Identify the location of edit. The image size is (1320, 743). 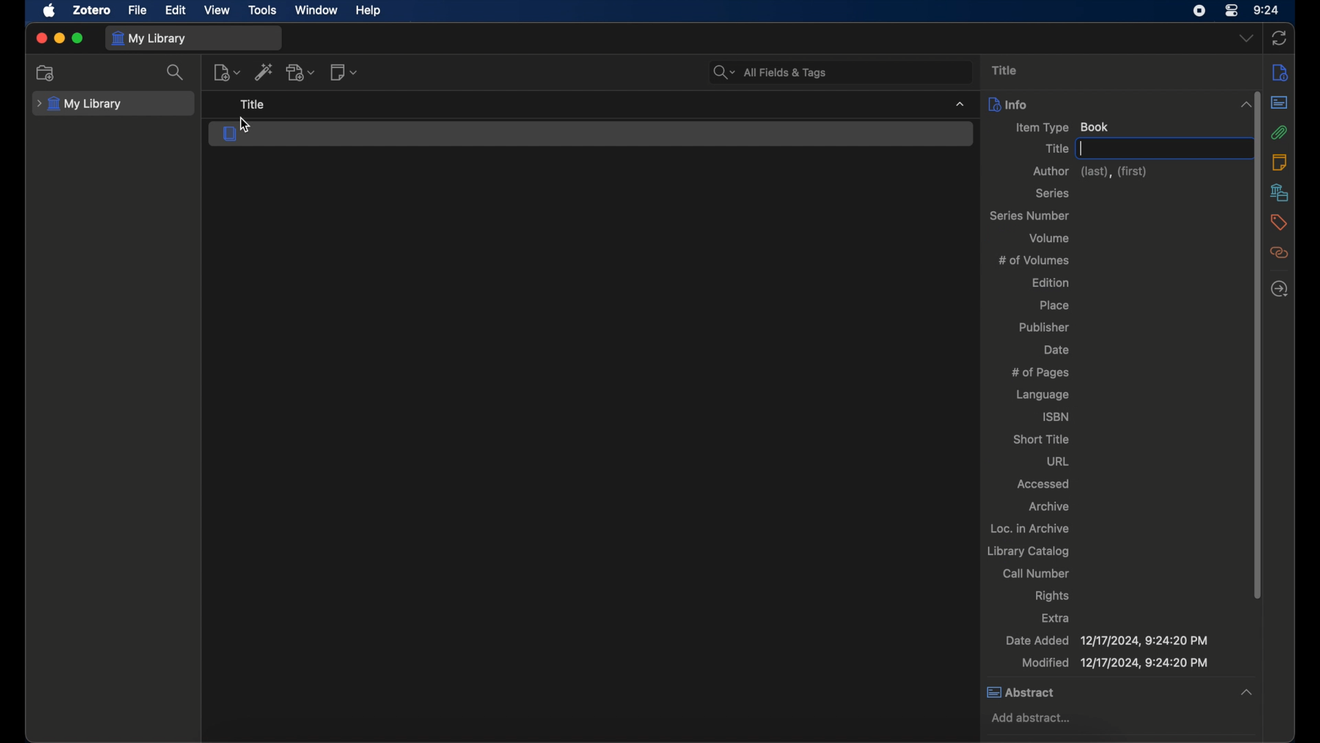
(176, 10).